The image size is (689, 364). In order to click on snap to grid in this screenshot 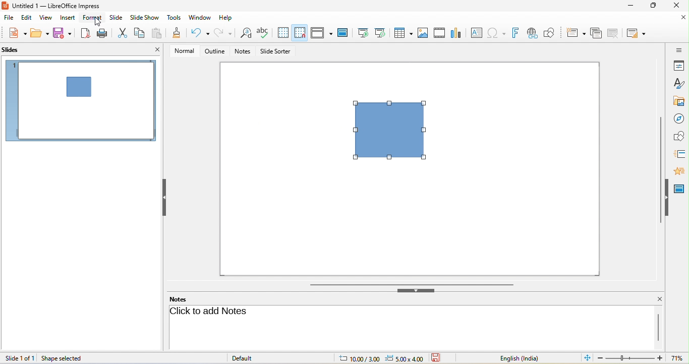, I will do `click(300, 32)`.